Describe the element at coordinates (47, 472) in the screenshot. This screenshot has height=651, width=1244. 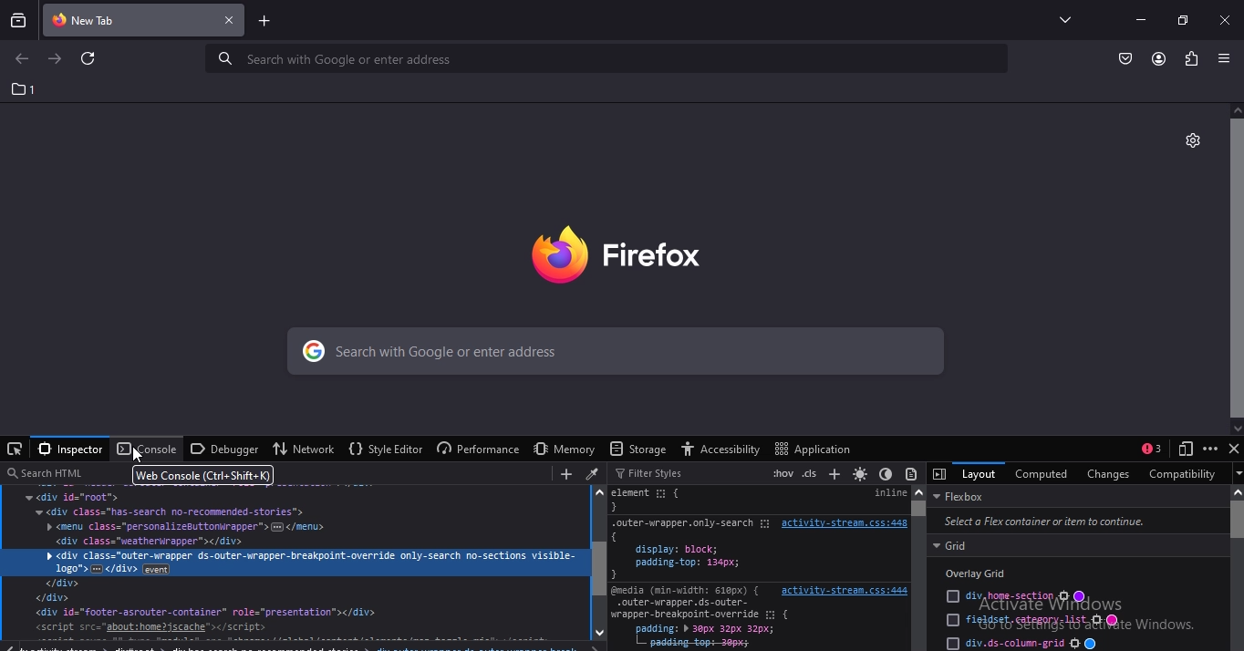
I see `search html` at that location.